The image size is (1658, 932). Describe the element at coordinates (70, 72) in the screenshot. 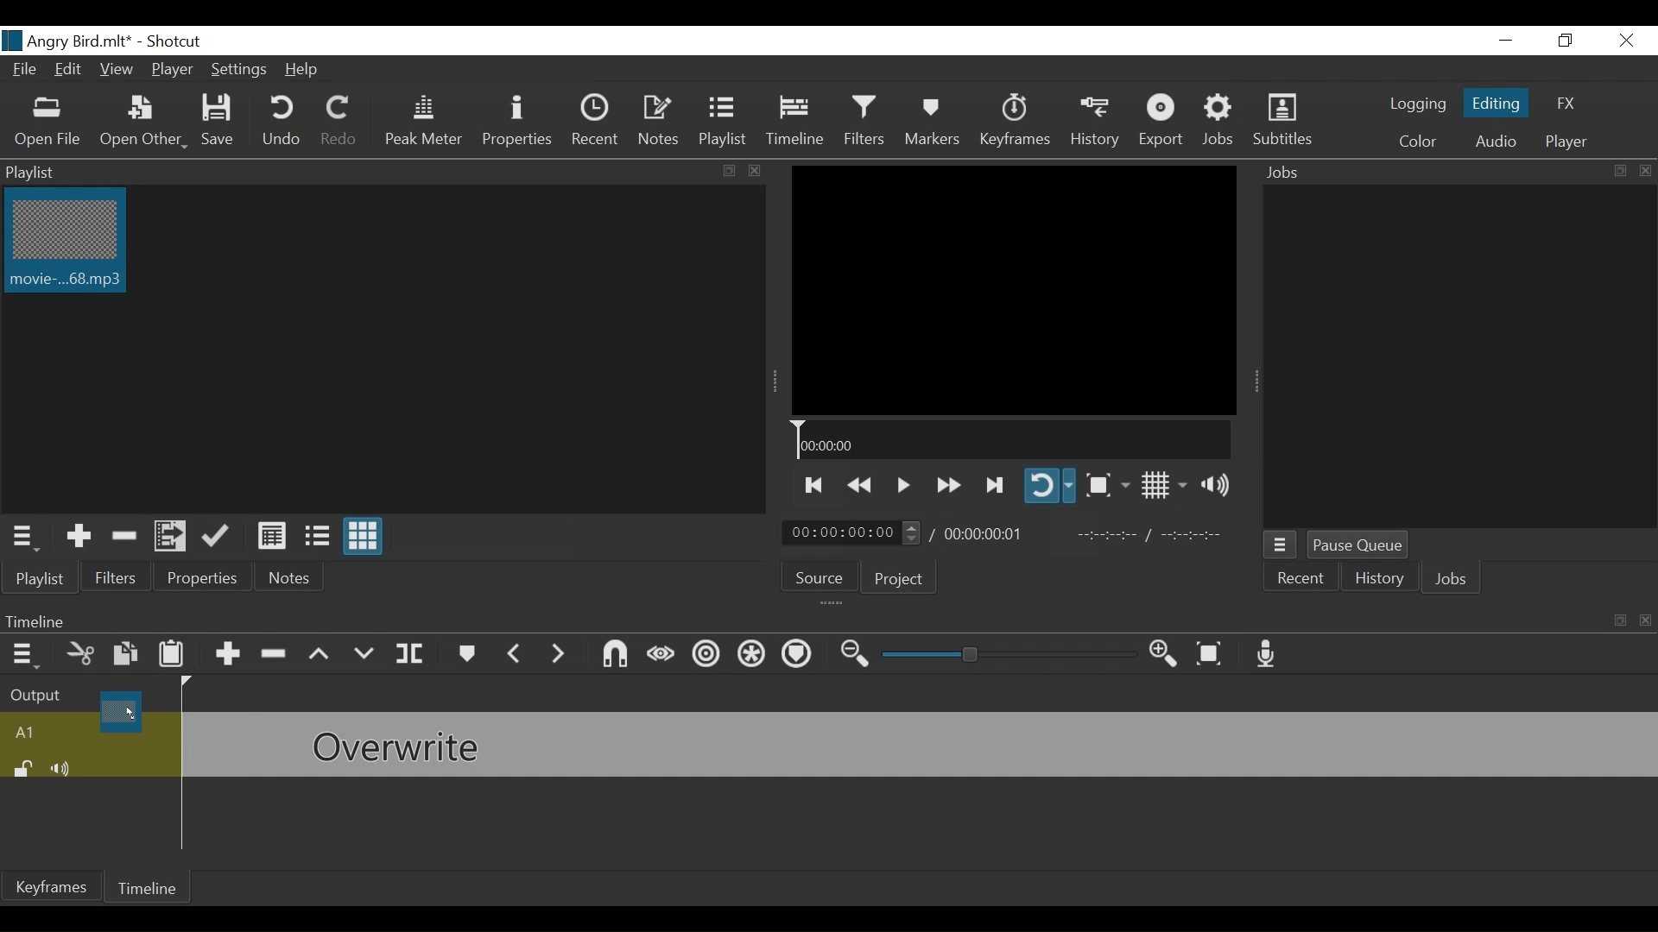

I see `Edit` at that location.